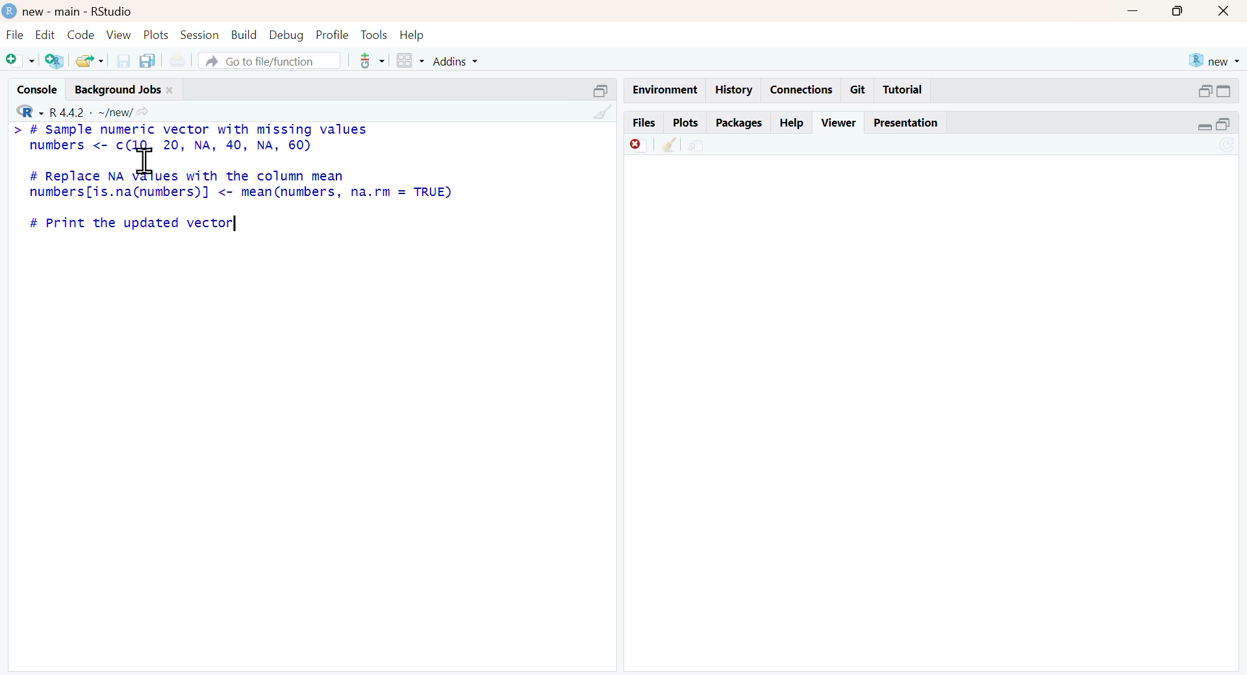 This screenshot has width=1247, height=675. What do you see at coordinates (178, 60) in the screenshot?
I see `print` at bounding box center [178, 60].